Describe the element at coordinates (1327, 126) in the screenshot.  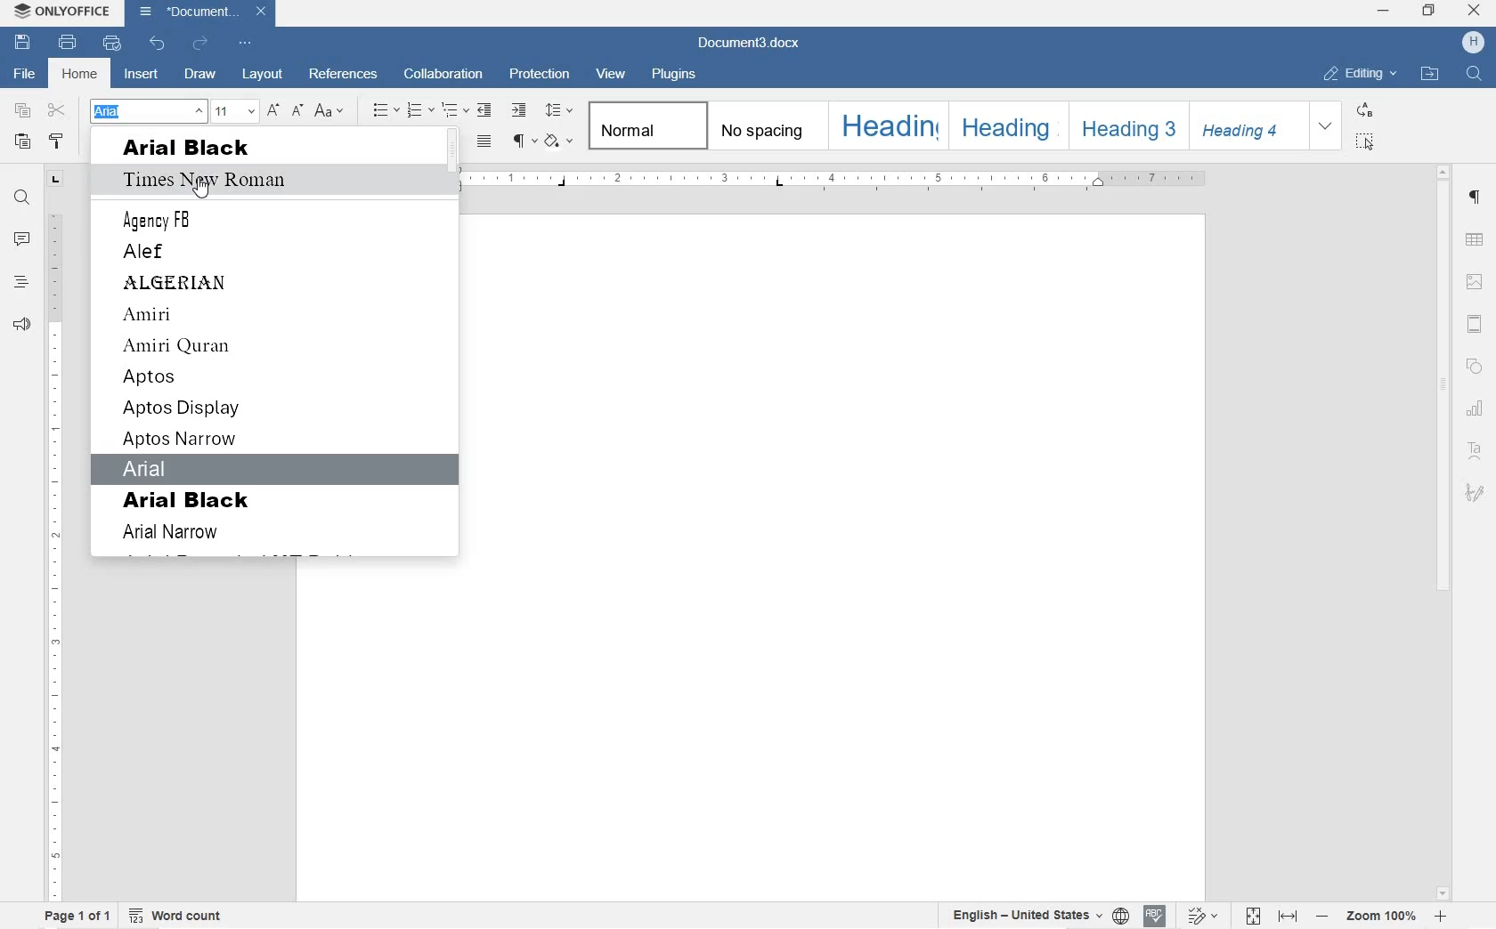
I see `EXPAND FORMATTING STYLE` at that location.